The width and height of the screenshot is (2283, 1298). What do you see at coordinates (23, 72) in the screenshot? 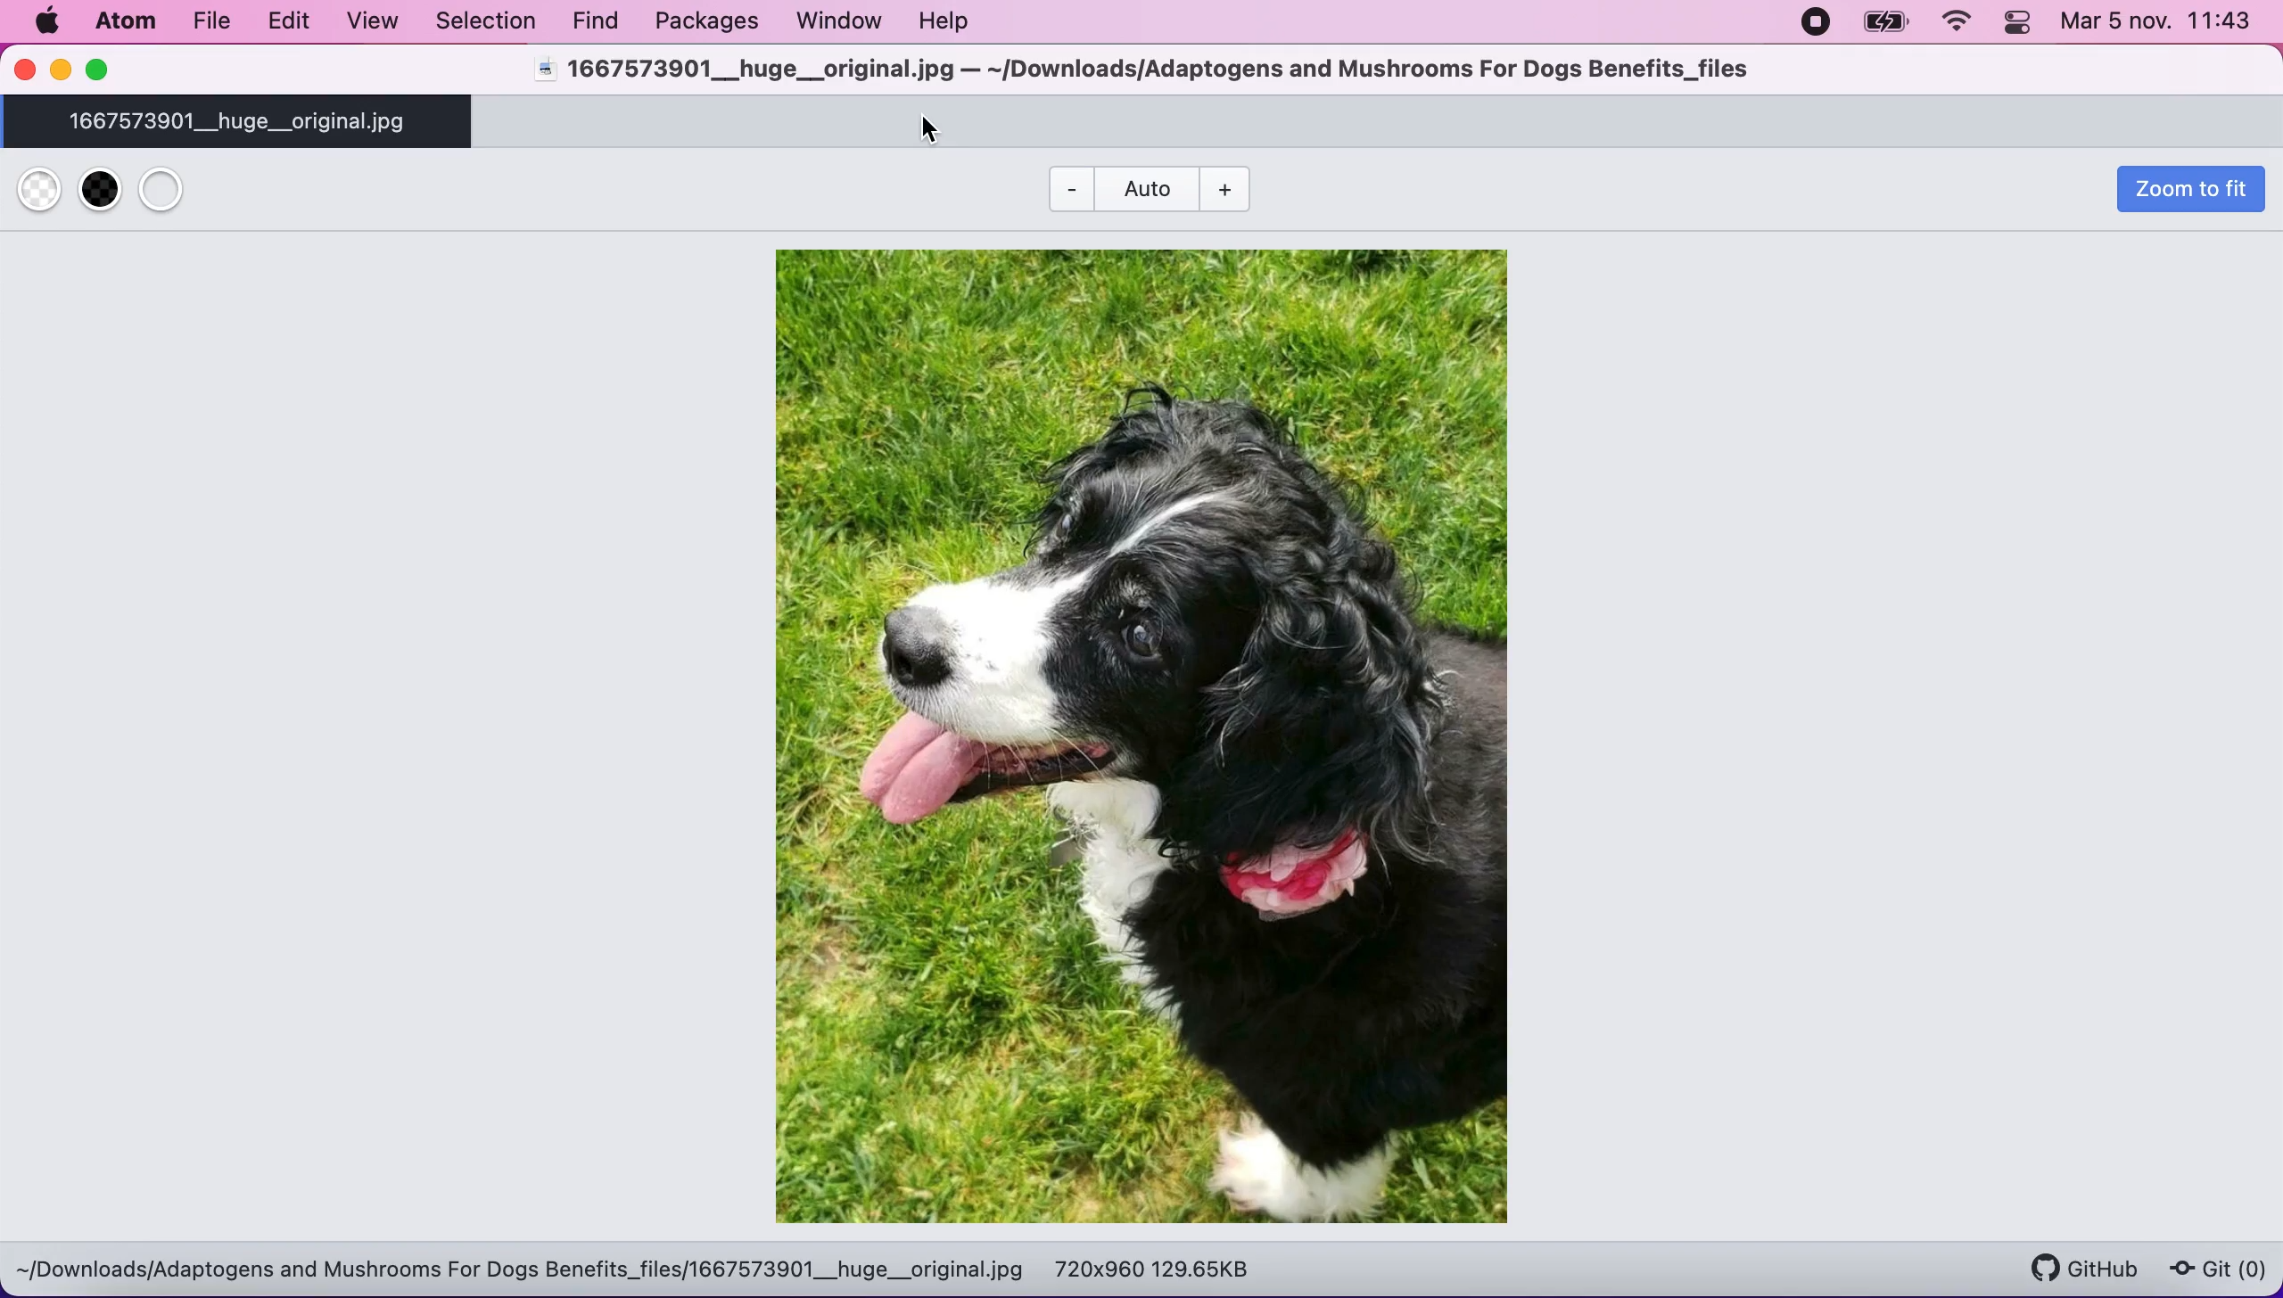
I see `close` at bounding box center [23, 72].